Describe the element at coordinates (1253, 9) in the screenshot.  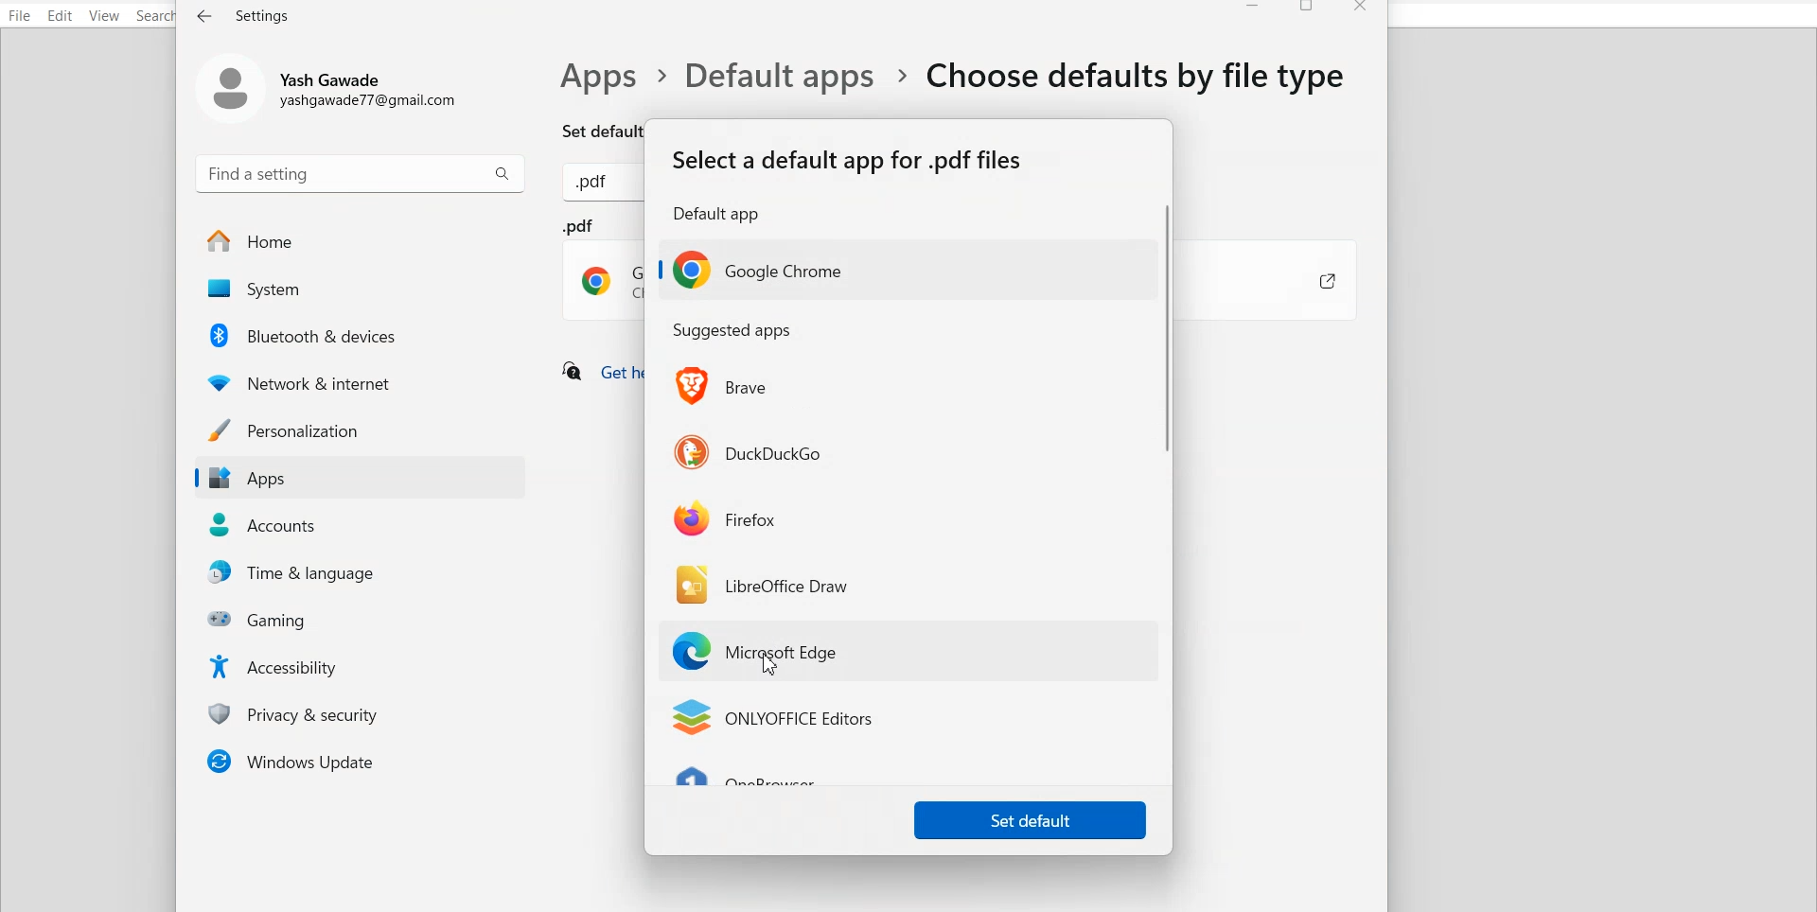
I see `Minimize` at that location.